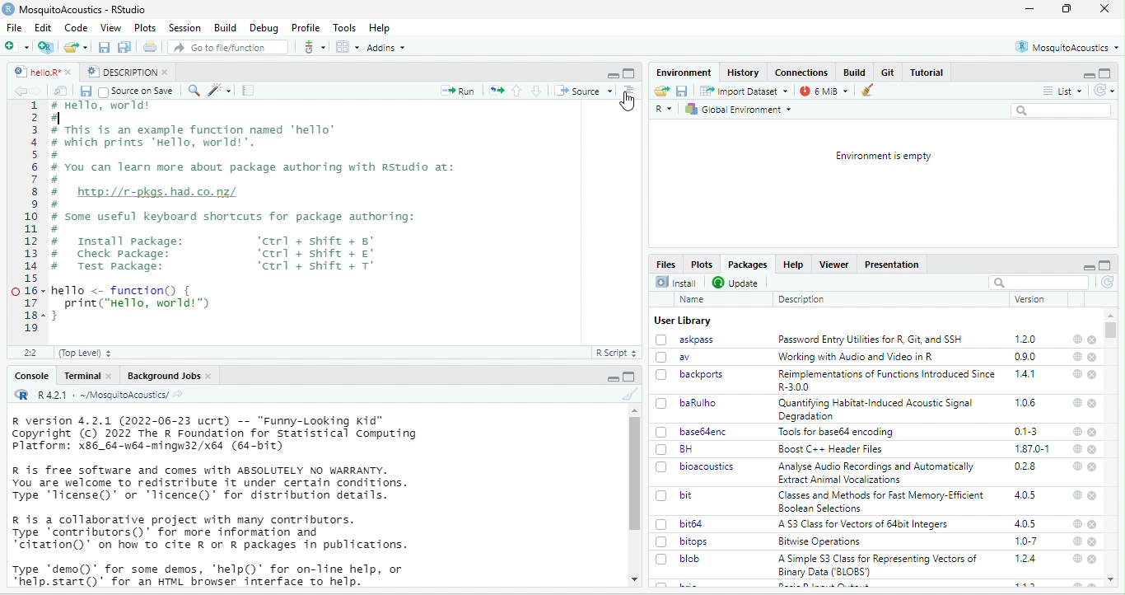  I want to click on Search bar, so click(1062, 110).